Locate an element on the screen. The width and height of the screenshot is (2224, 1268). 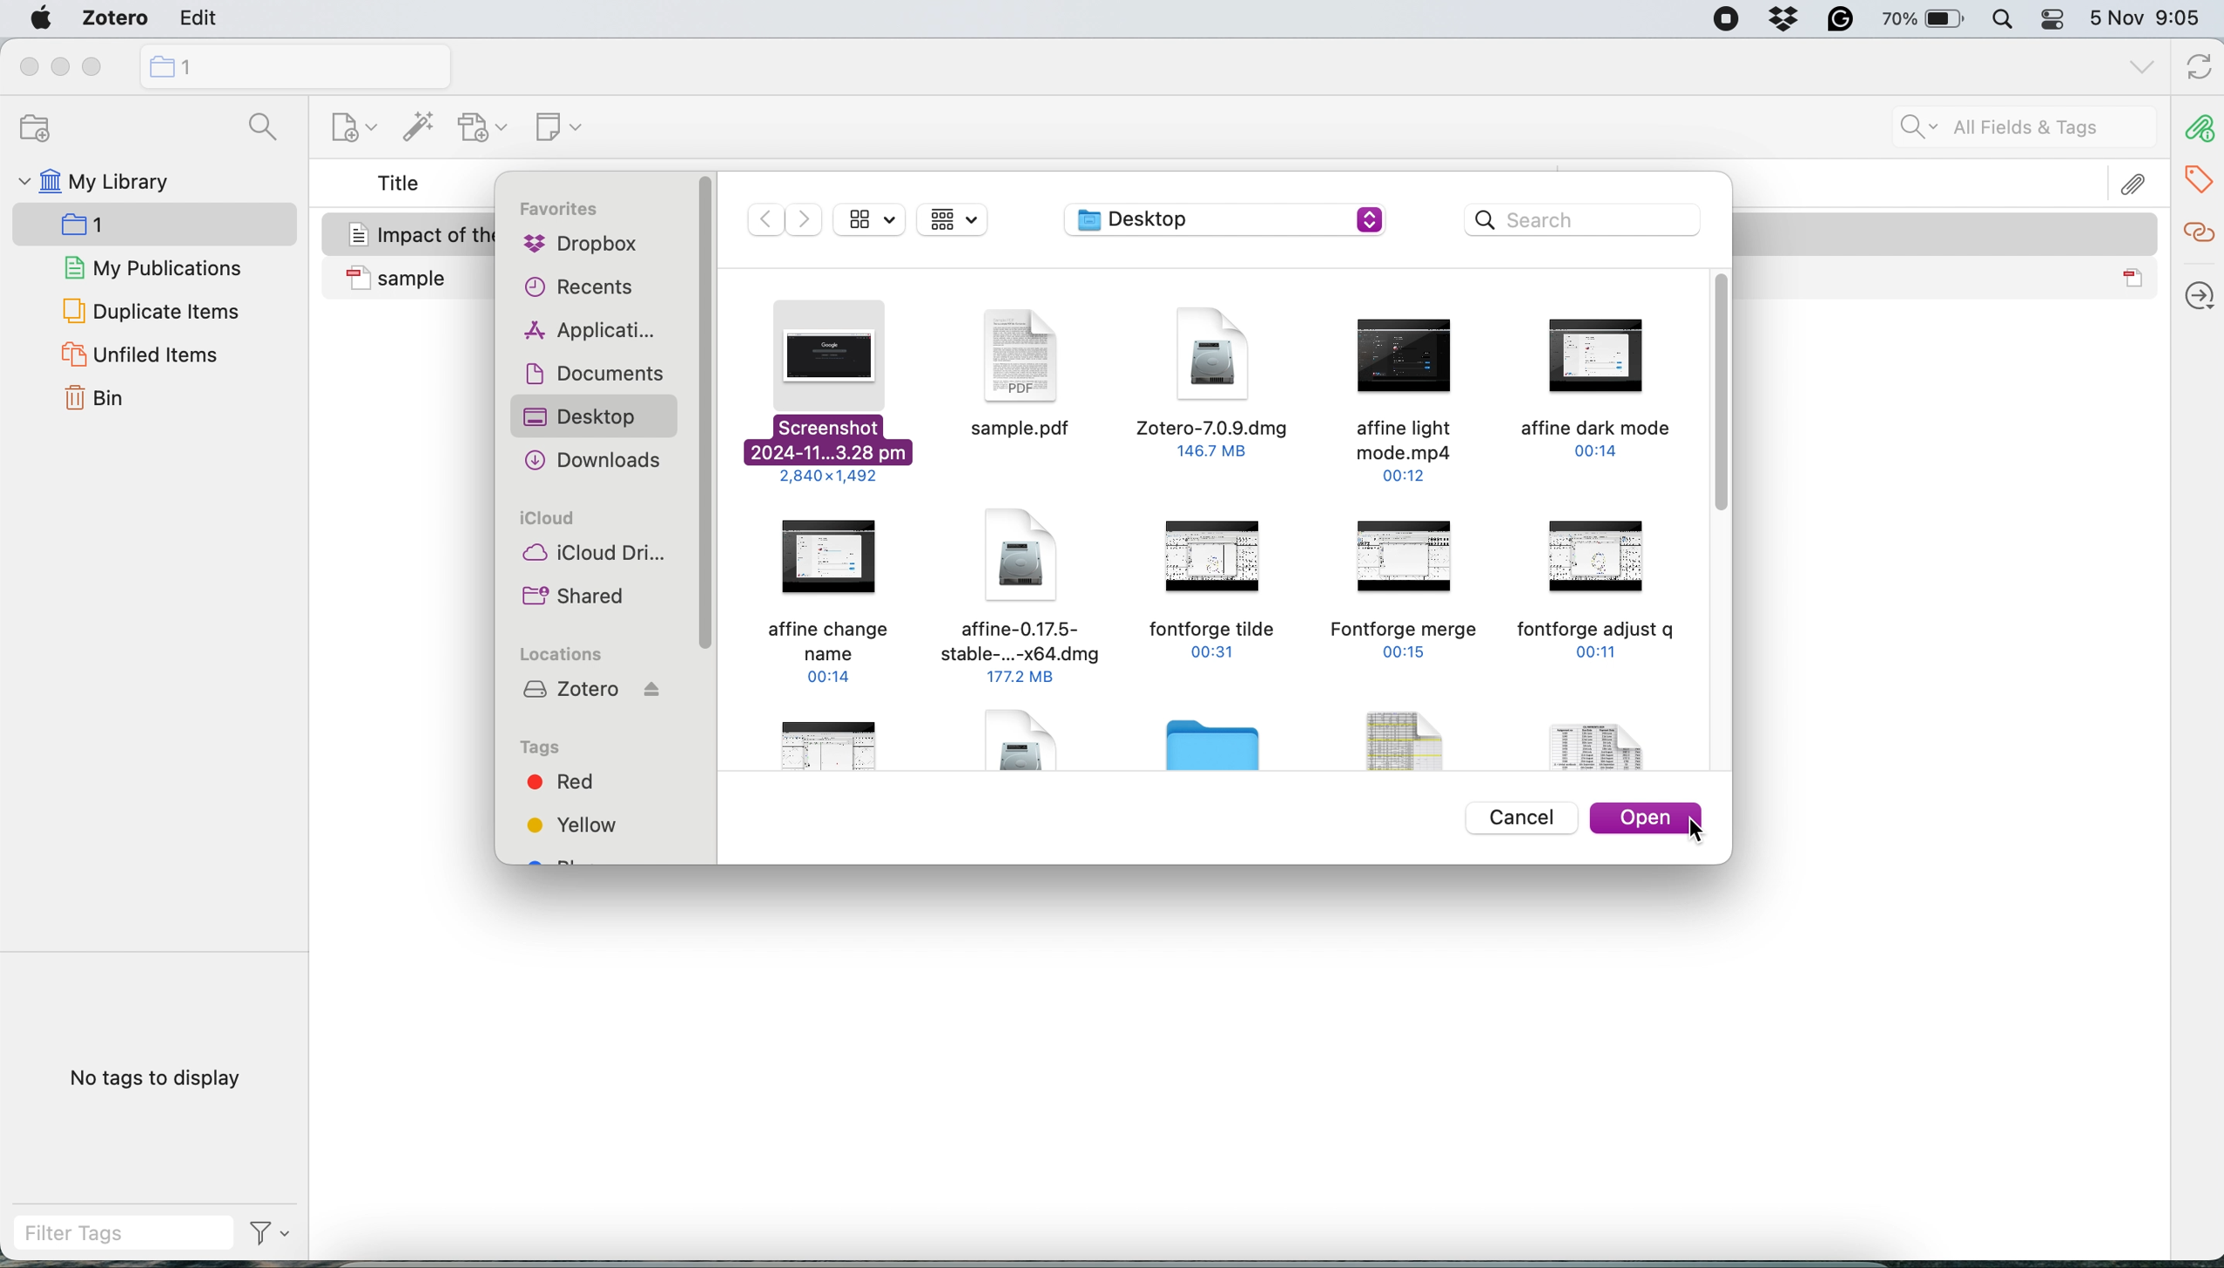
fontforge adjust q is located at coordinates (1596, 584).